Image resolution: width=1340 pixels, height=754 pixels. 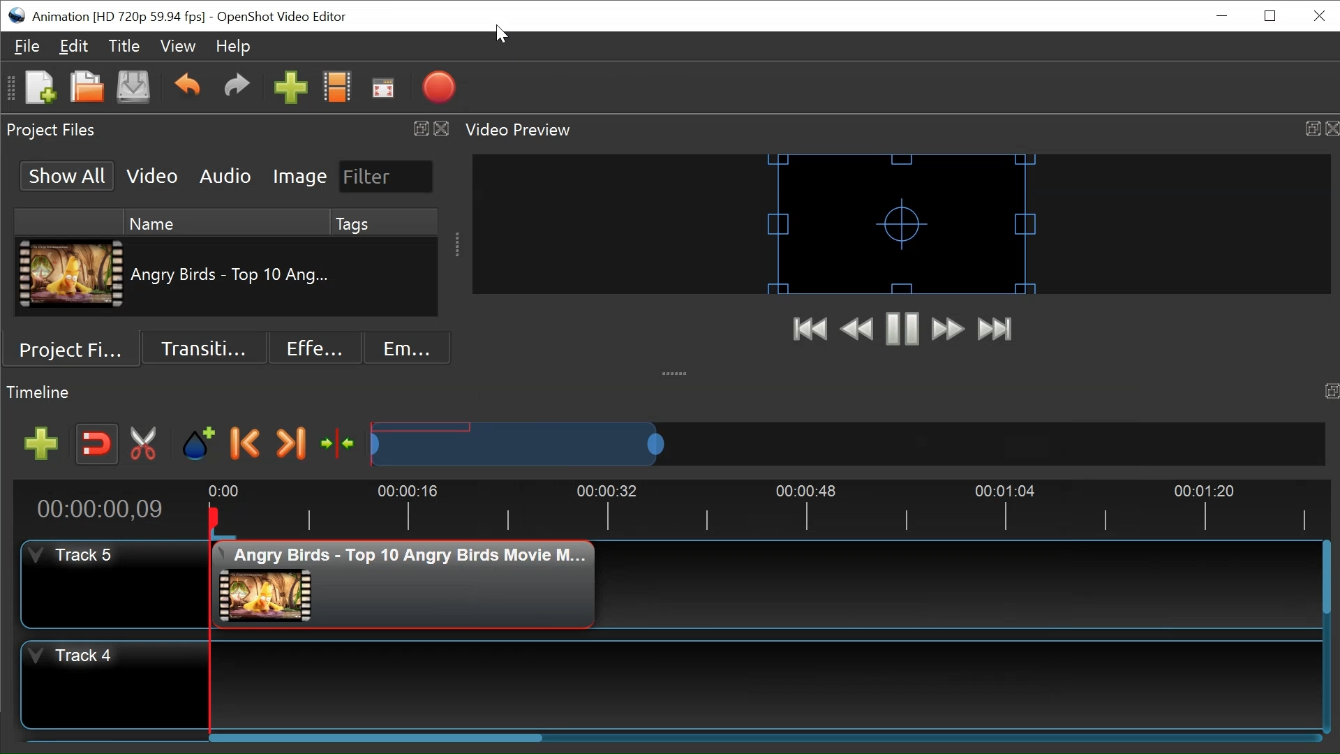 What do you see at coordinates (226, 130) in the screenshot?
I see `Project Files Panel` at bounding box center [226, 130].